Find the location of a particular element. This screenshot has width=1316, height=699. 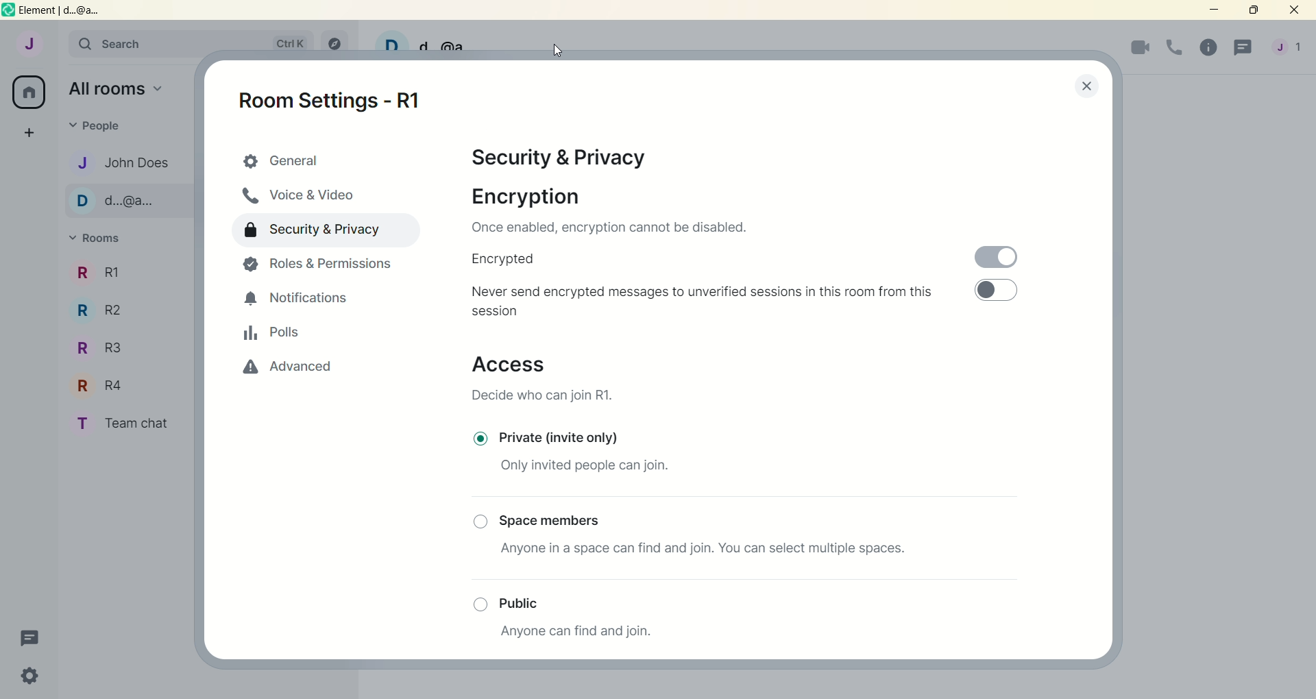

Only Invited peopie can join. is located at coordinates (589, 469).